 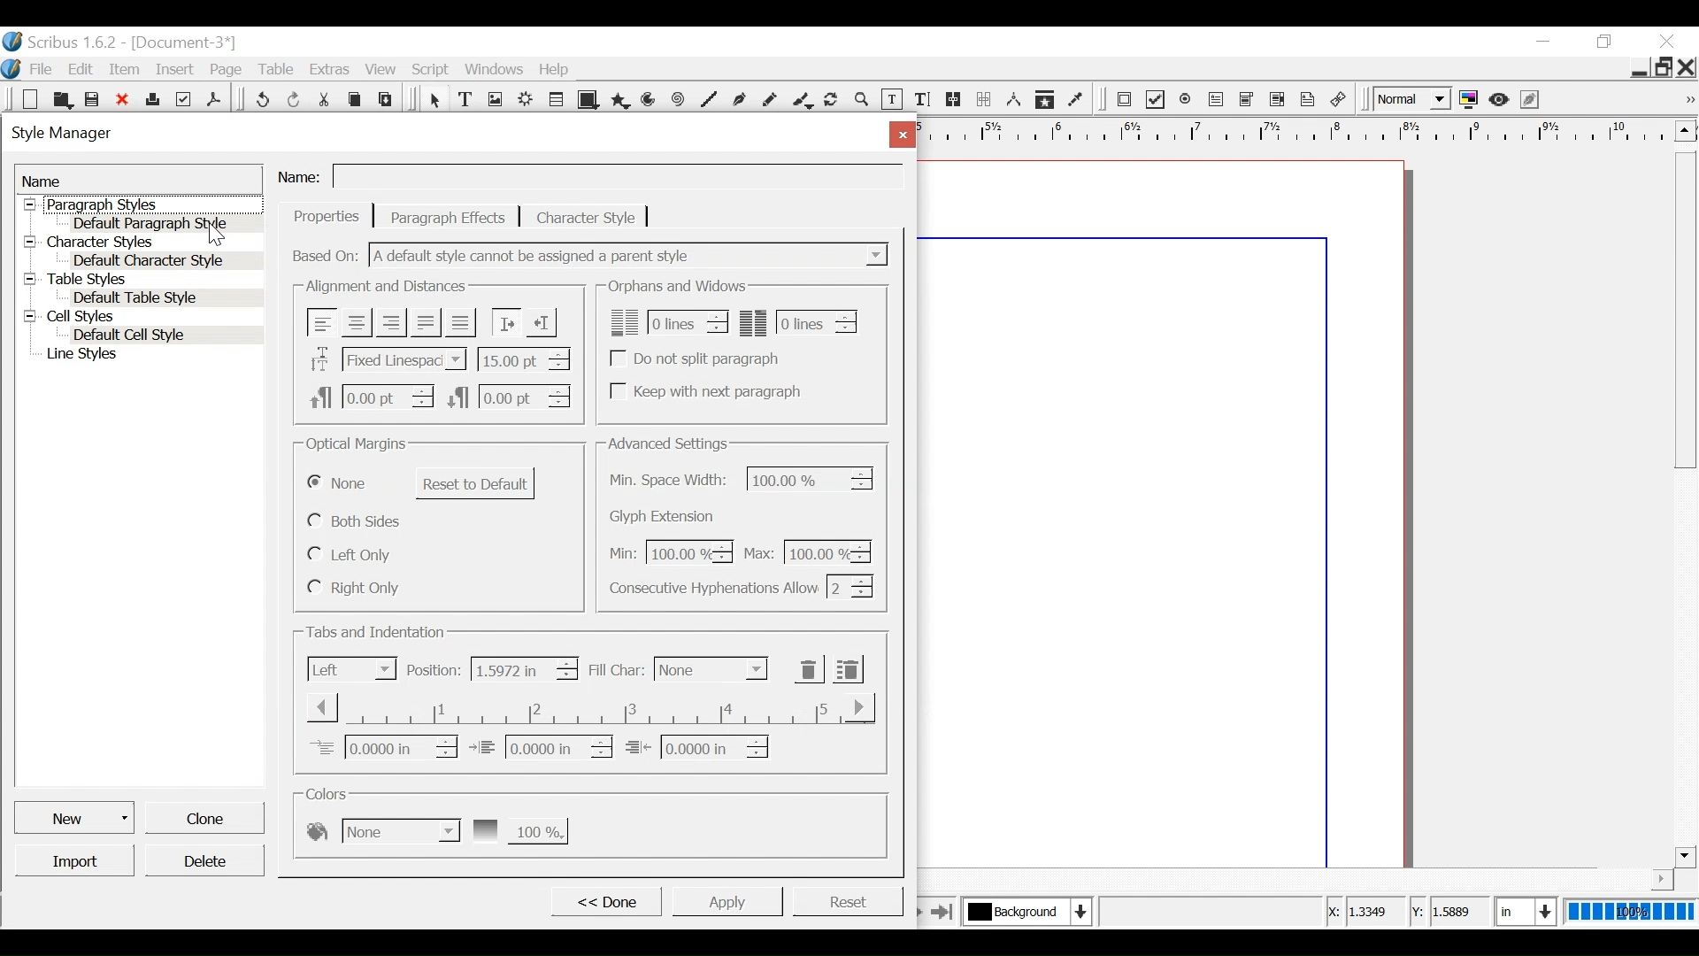 What do you see at coordinates (1339, 100) in the screenshot?
I see `link Annotation` at bounding box center [1339, 100].